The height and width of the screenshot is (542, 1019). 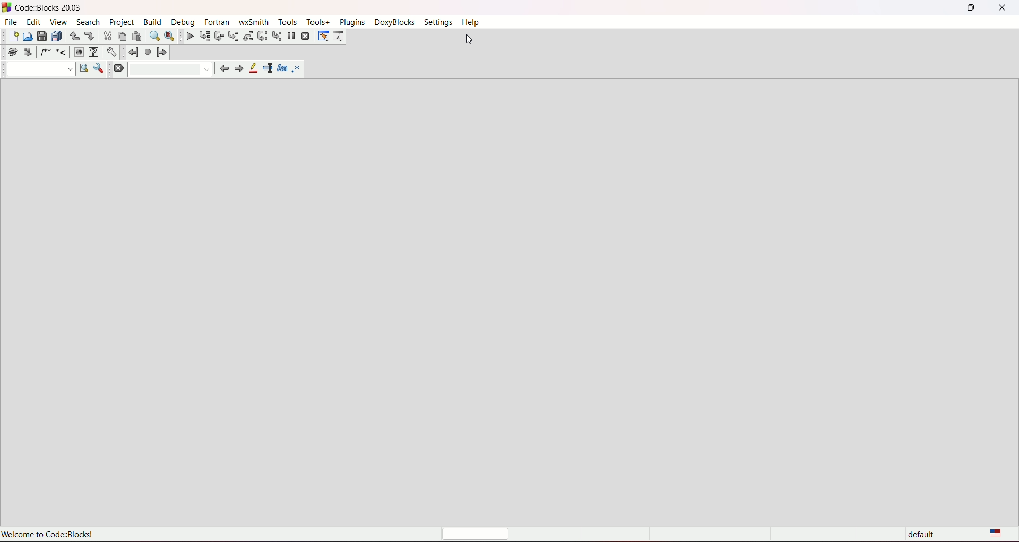 What do you see at coordinates (115, 51) in the screenshot?
I see `Settings` at bounding box center [115, 51].